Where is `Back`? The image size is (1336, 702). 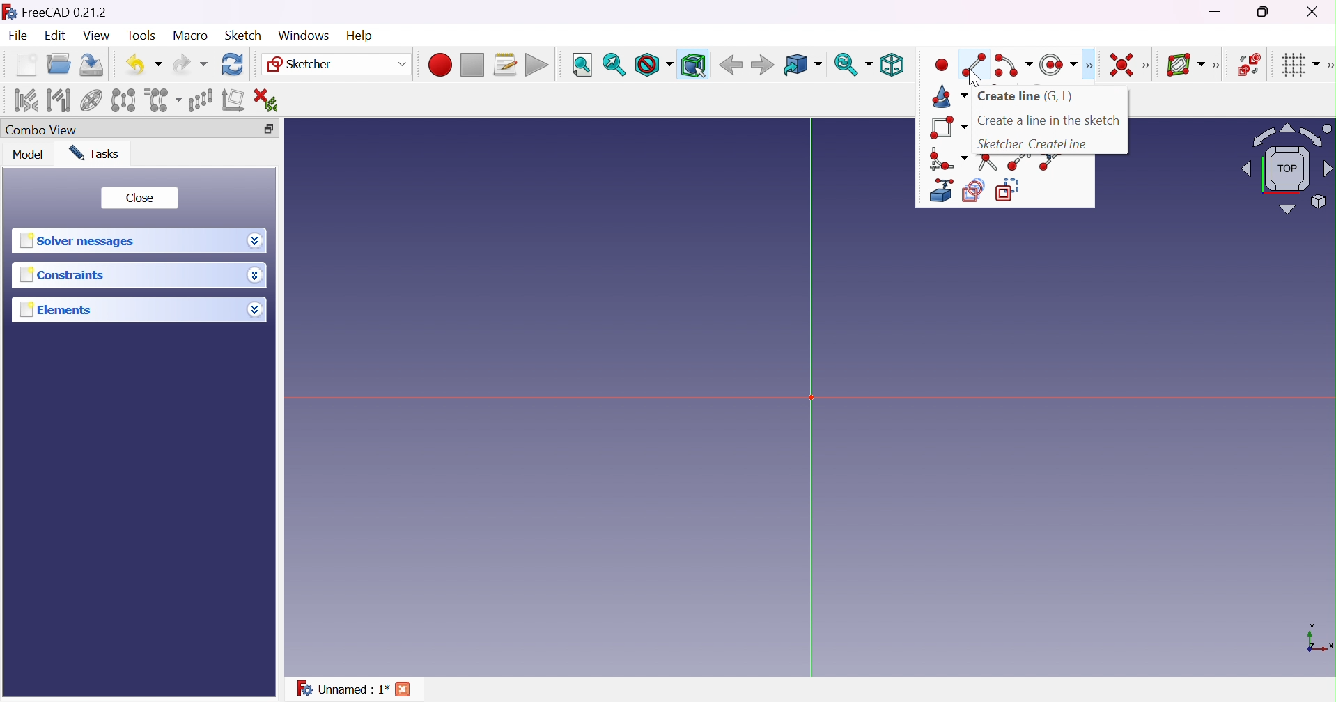 Back is located at coordinates (731, 65).